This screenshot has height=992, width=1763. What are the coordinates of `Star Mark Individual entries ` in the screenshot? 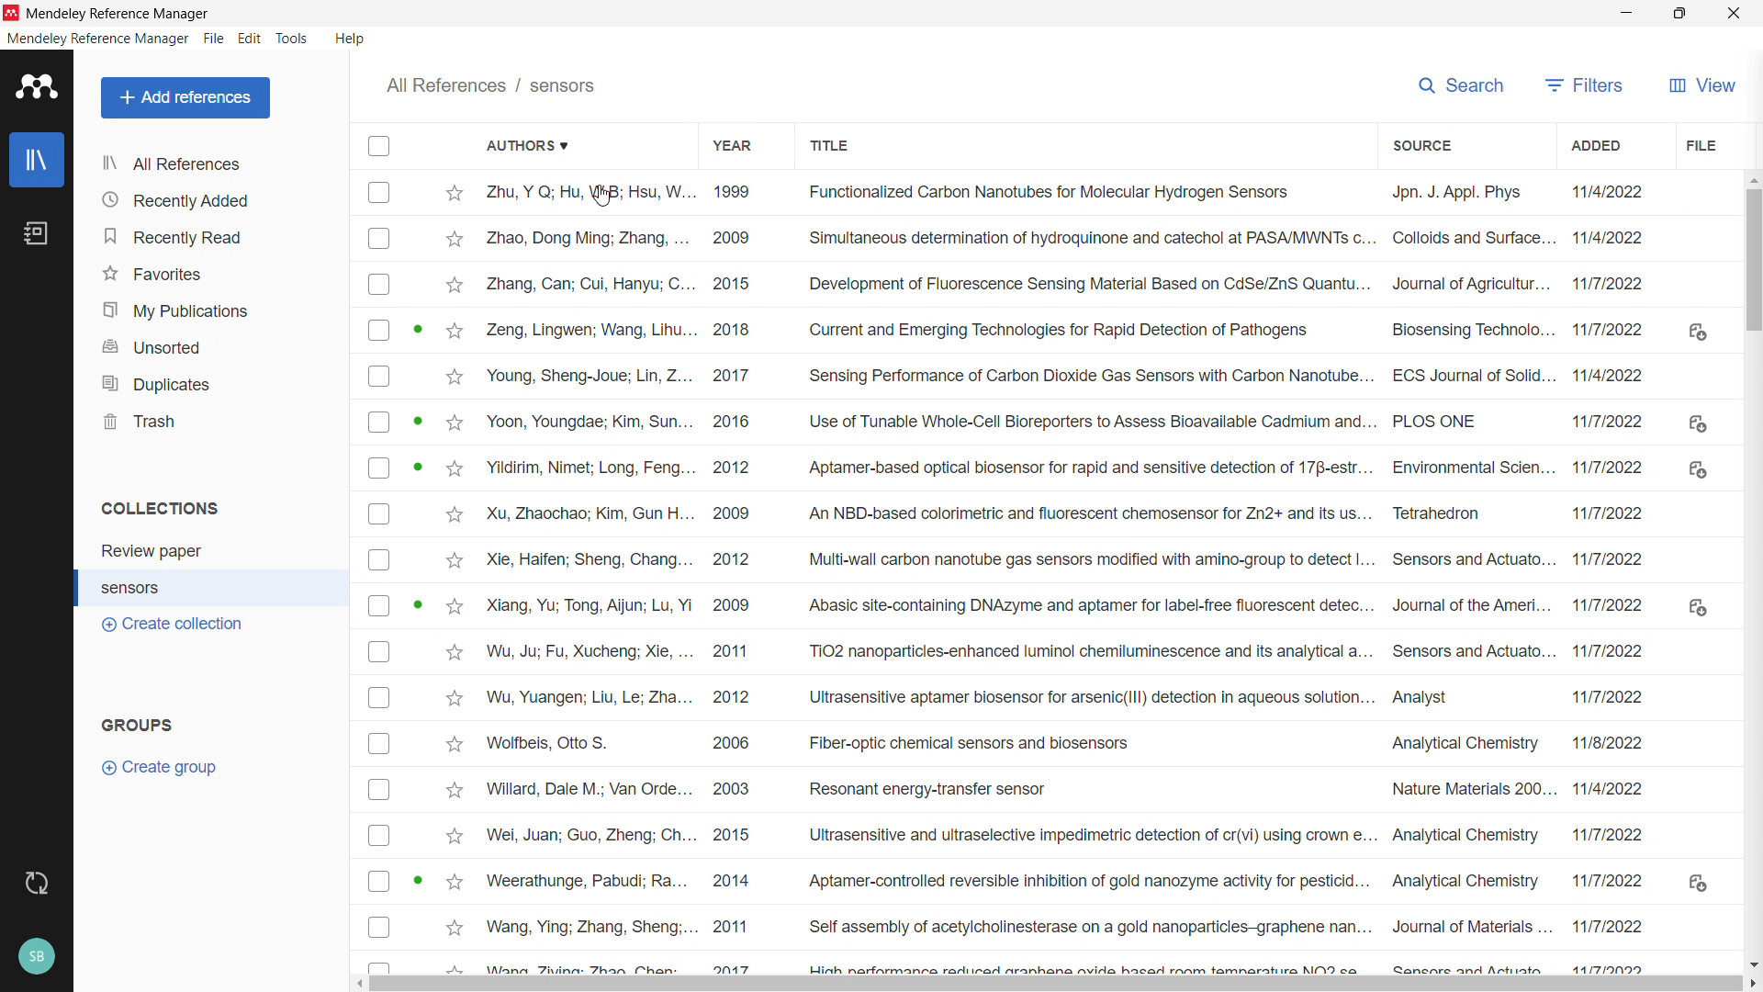 It's located at (452, 575).